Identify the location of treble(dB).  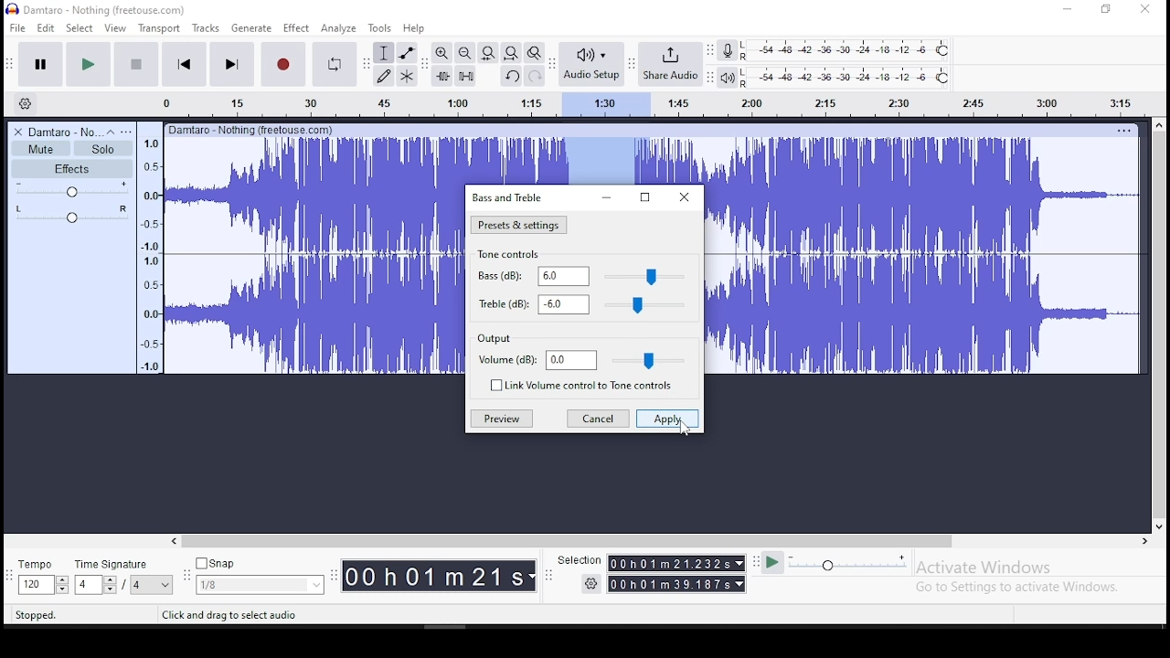
(501, 302).